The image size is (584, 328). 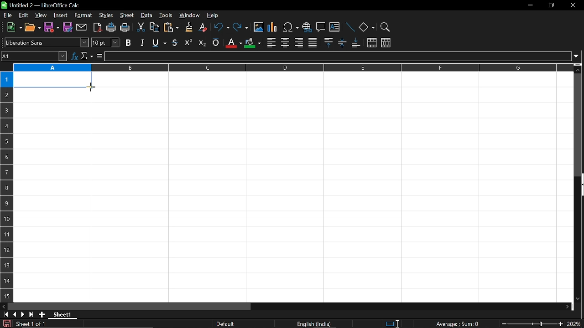 What do you see at coordinates (41, 5) in the screenshot?
I see `Untitled 2 - LibreOffice Calc` at bounding box center [41, 5].